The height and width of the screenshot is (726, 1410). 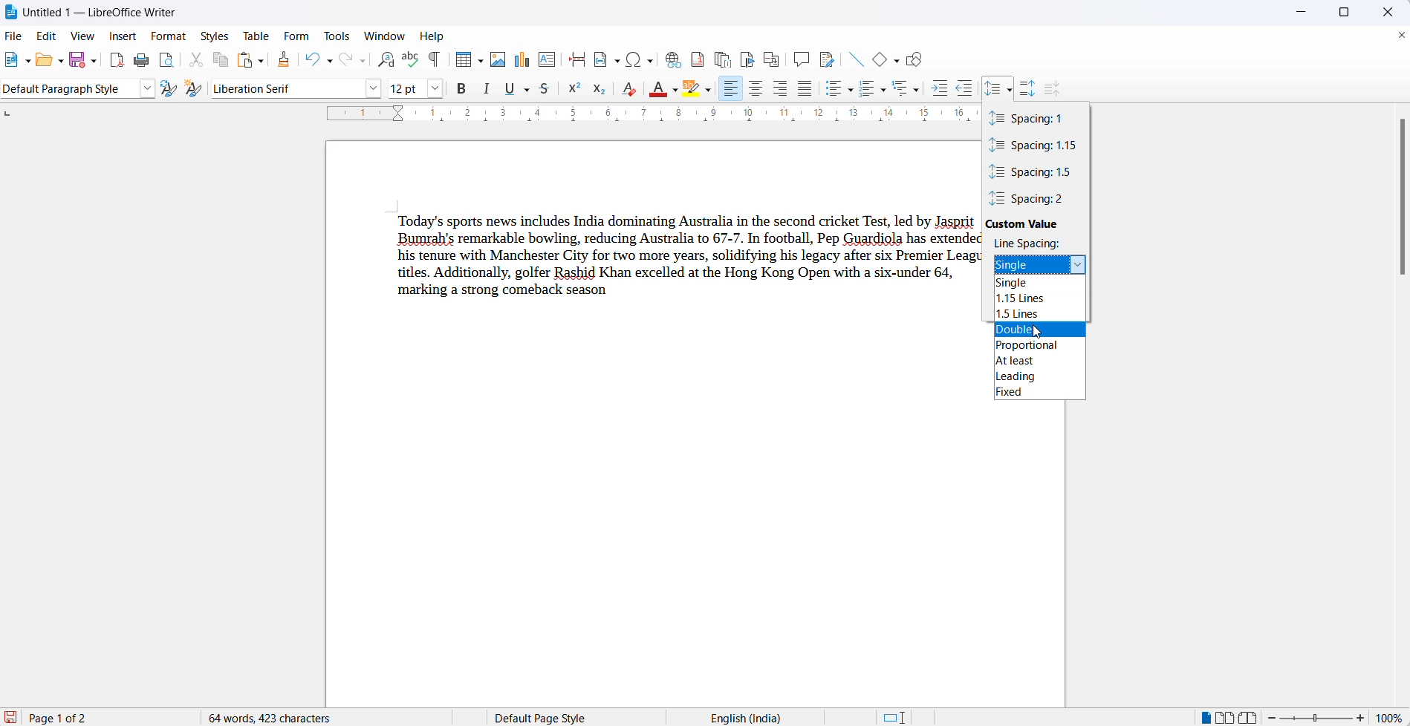 I want to click on print, so click(x=143, y=59).